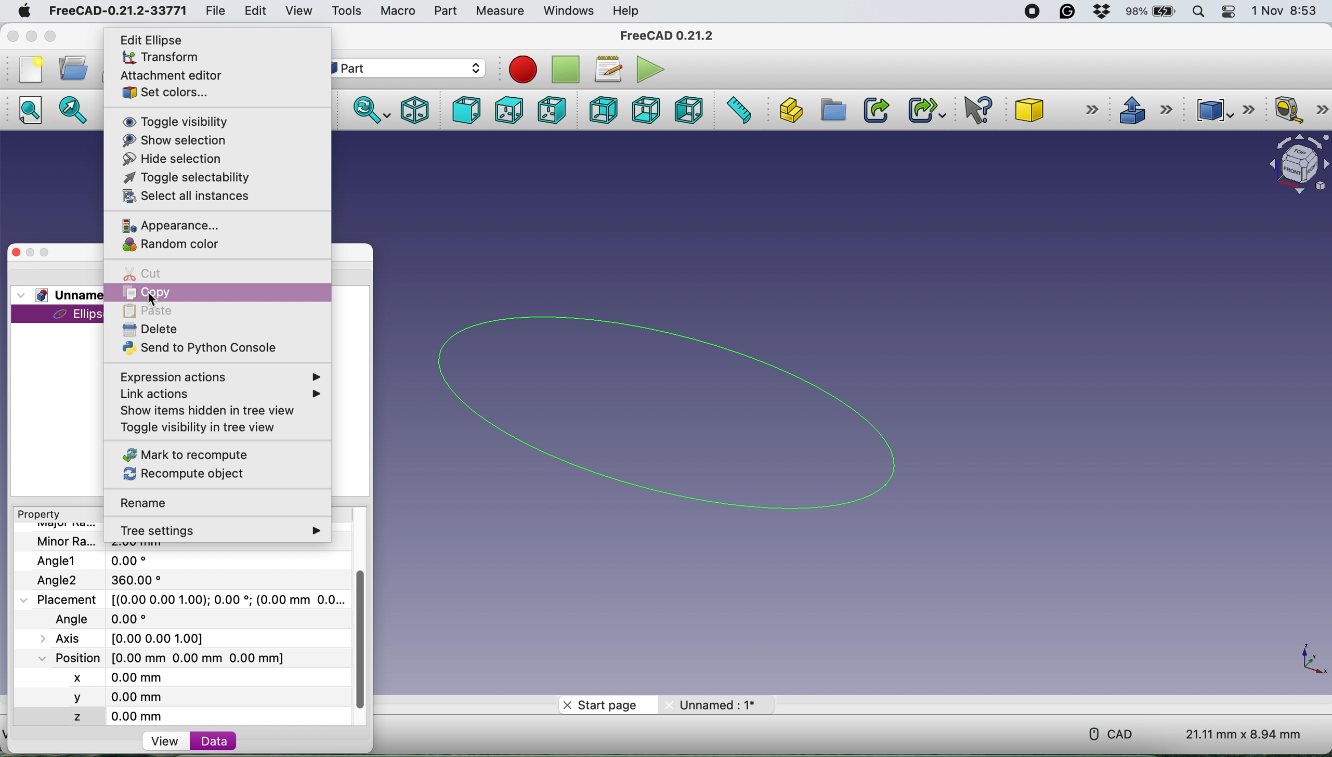 The height and width of the screenshot is (757, 1332). Describe the element at coordinates (400, 69) in the screenshot. I see `workbench` at that location.